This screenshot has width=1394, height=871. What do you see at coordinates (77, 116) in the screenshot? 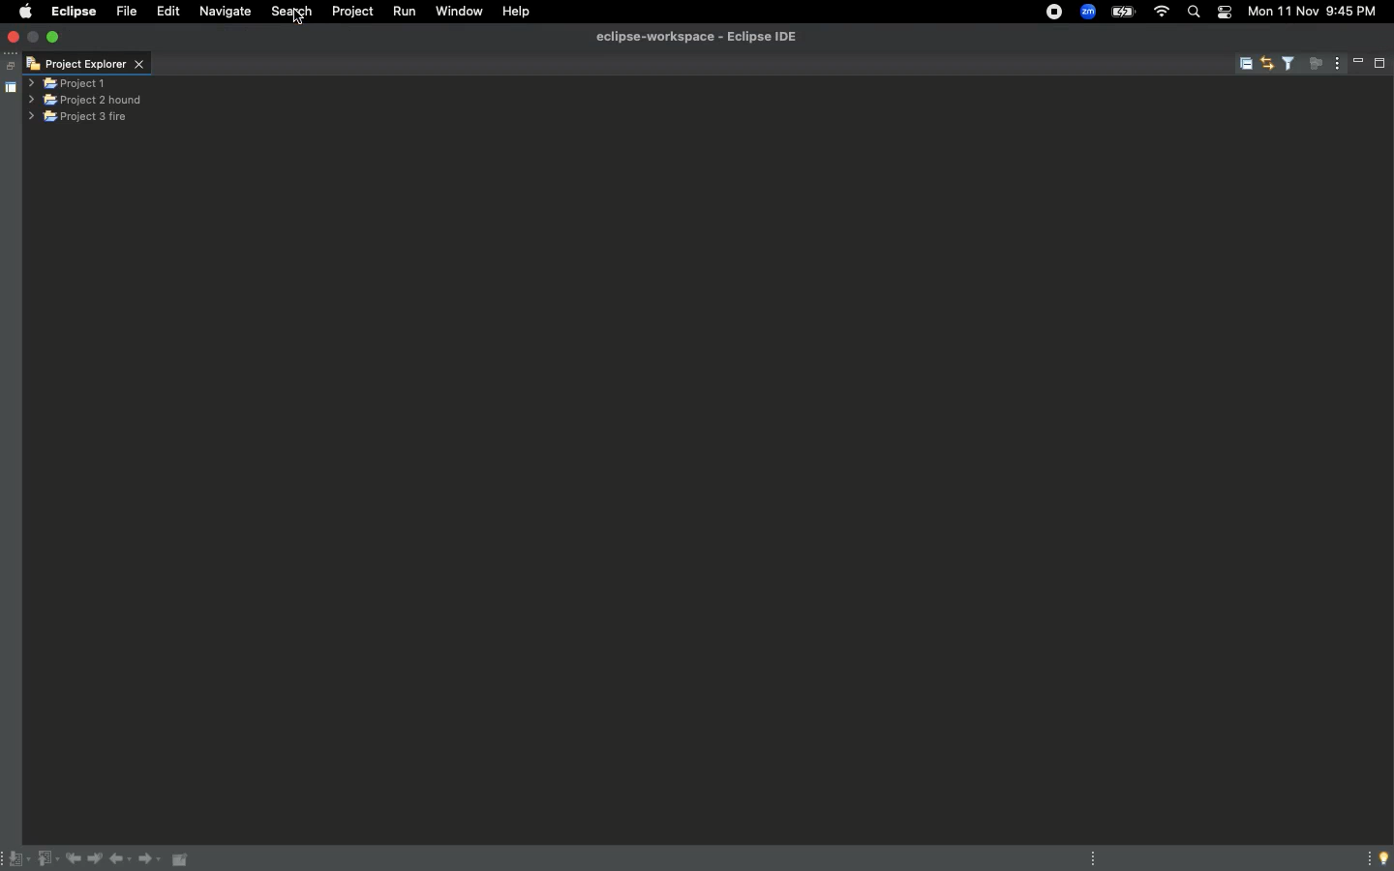
I see `Project 3 fire` at bounding box center [77, 116].